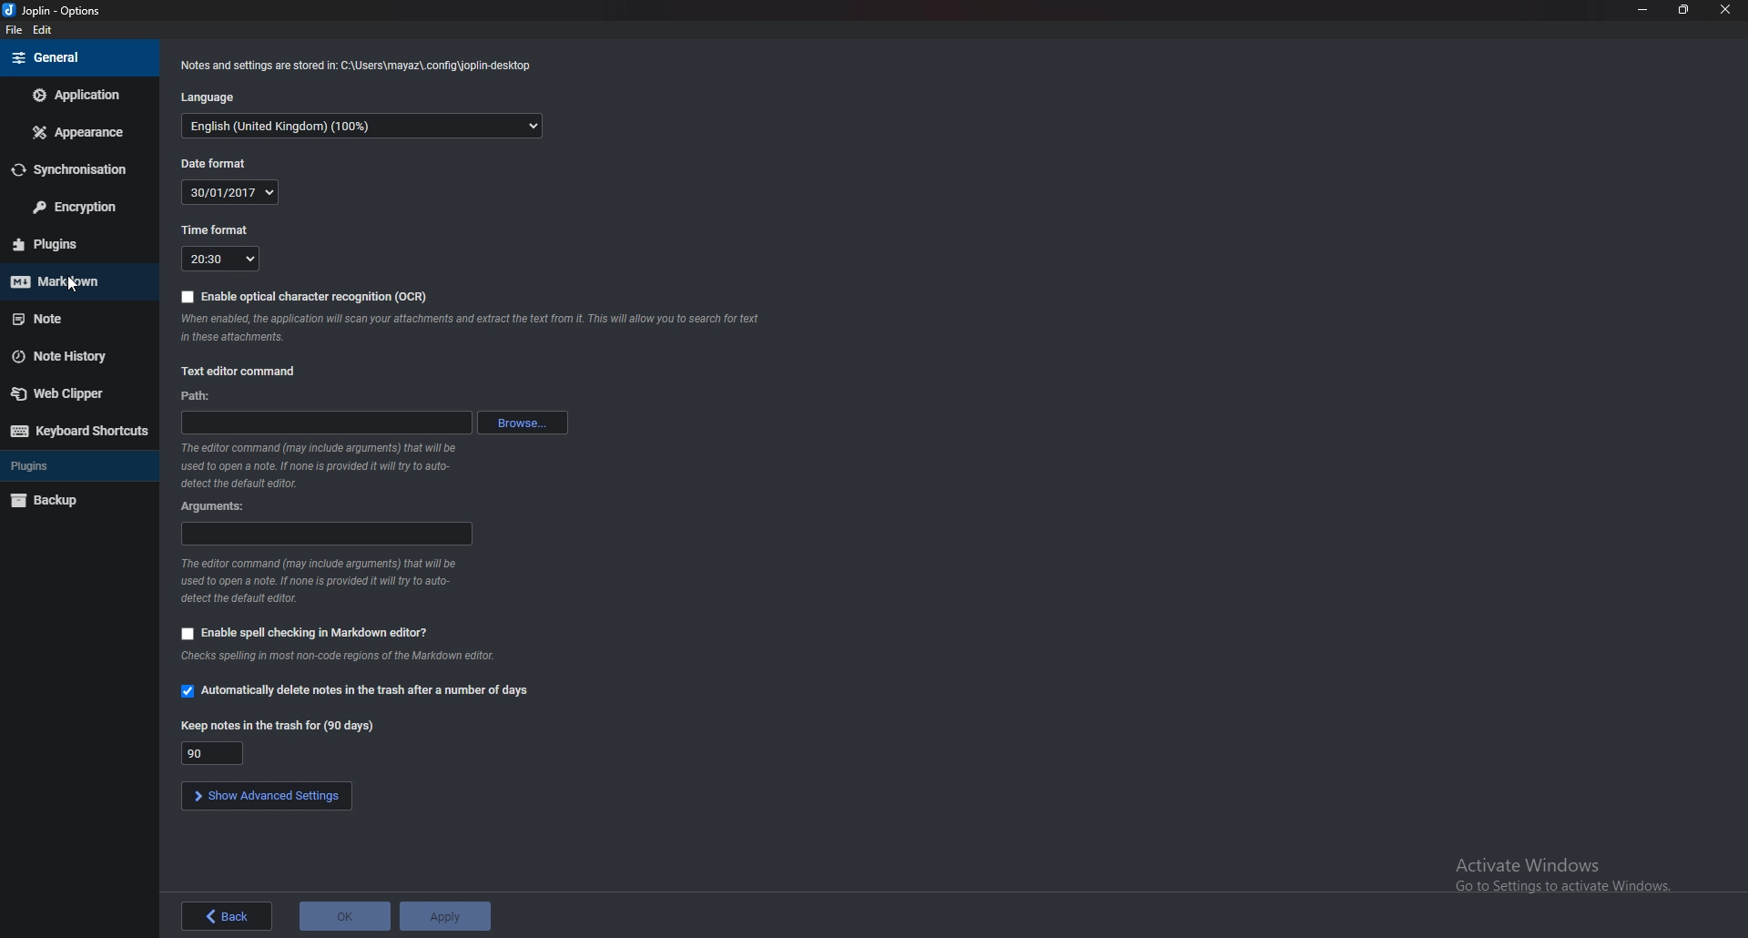 The height and width of the screenshot is (938, 1748). I want to click on cursor, so click(74, 288).